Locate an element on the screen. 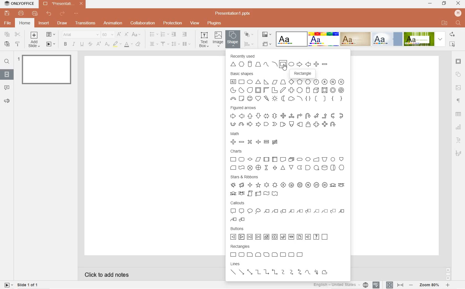  insert is located at coordinates (45, 25).